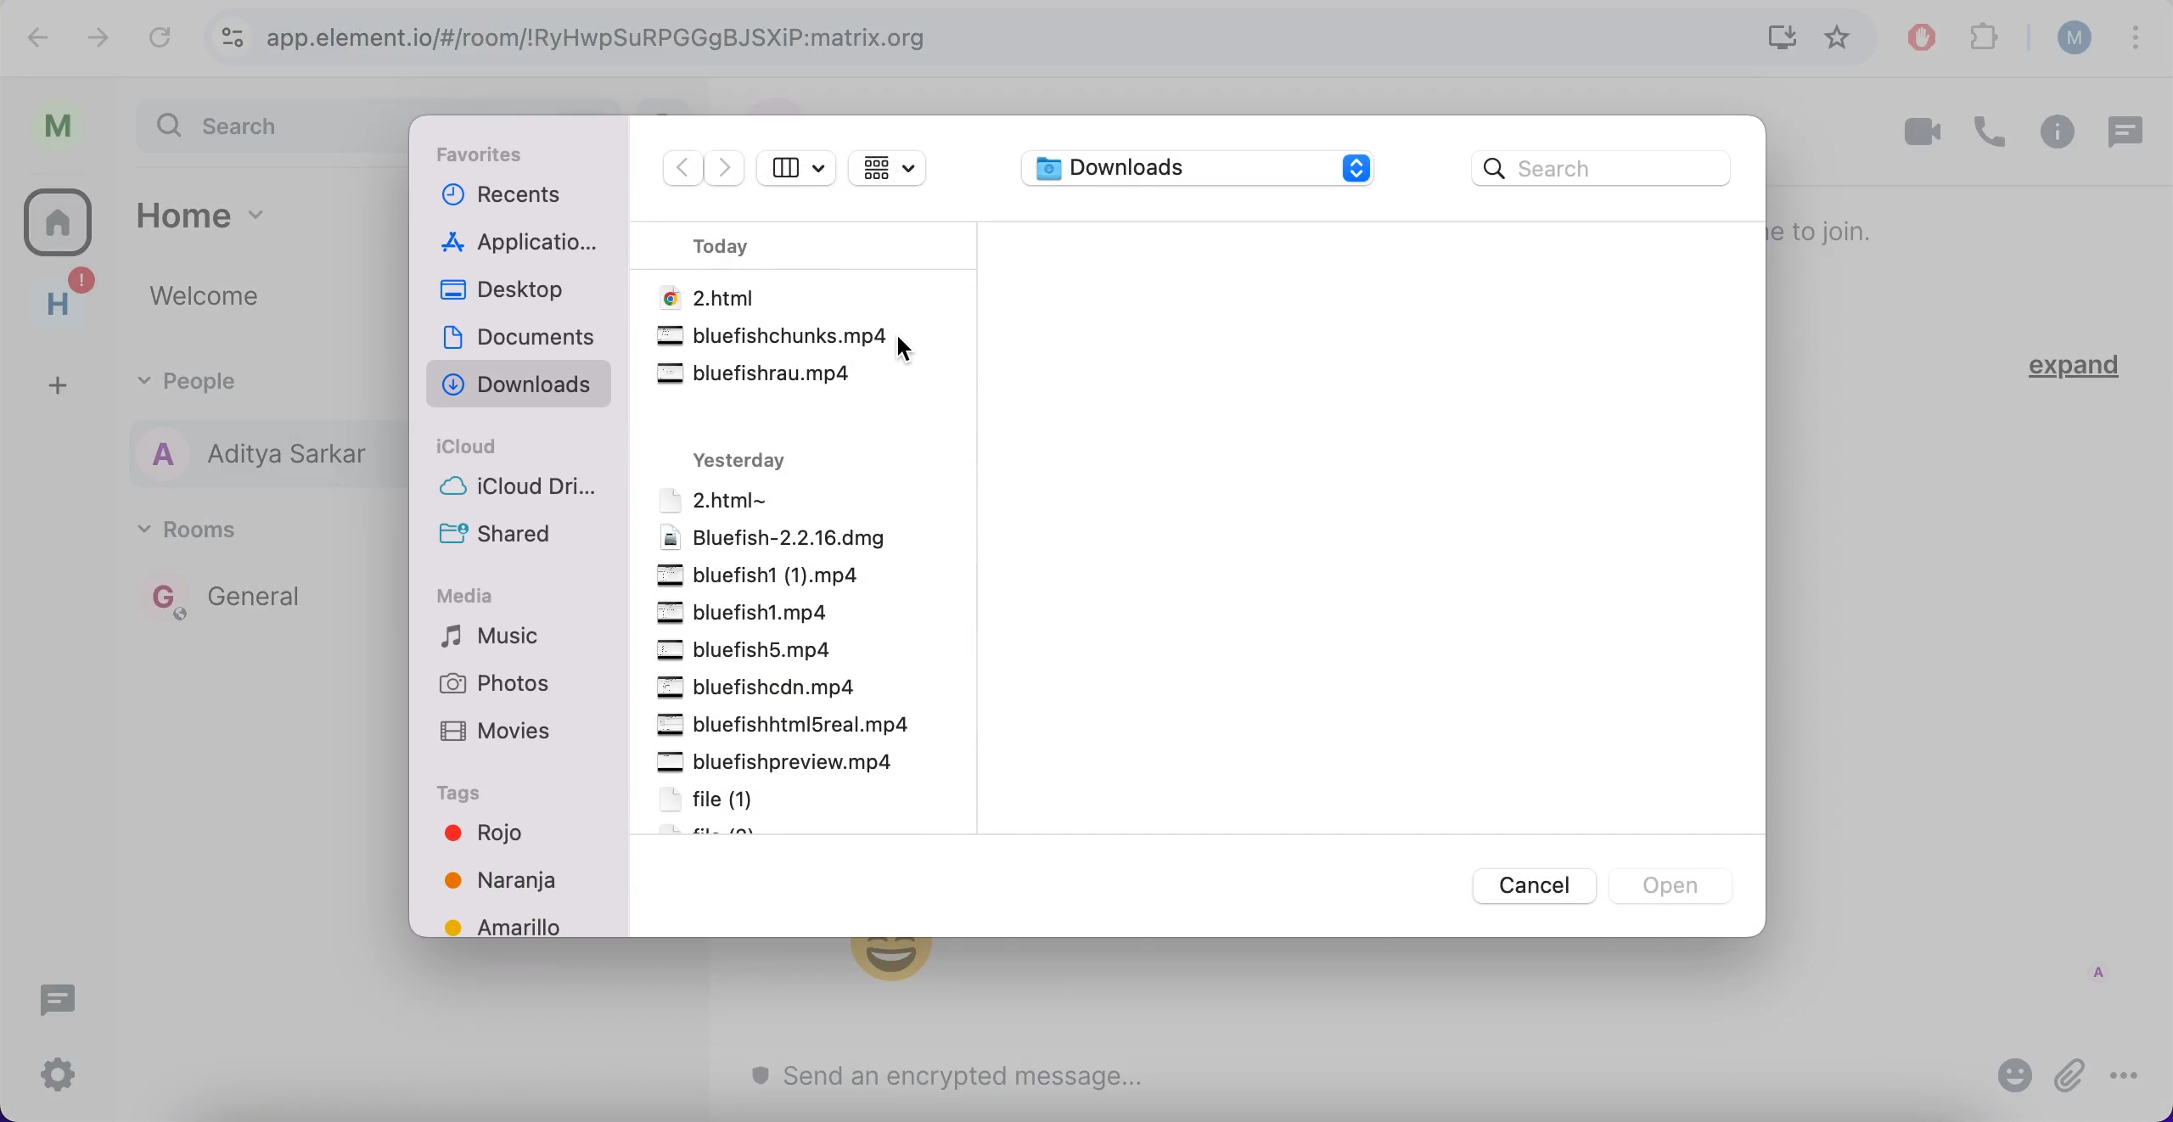 Image resolution: width=2173 pixels, height=1122 pixels. Describe the element at coordinates (165, 36) in the screenshot. I see `reload current page` at that location.